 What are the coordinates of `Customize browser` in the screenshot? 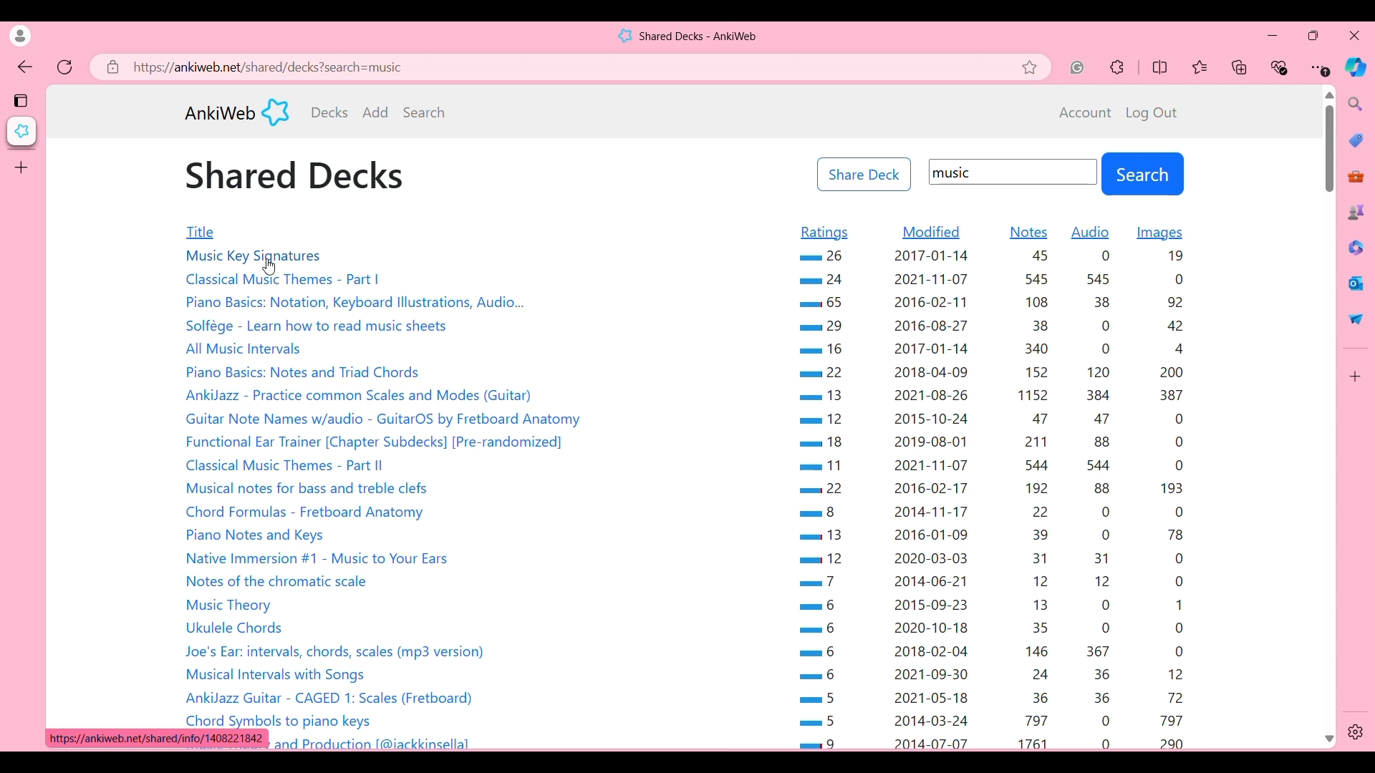 It's located at (1356, 376).